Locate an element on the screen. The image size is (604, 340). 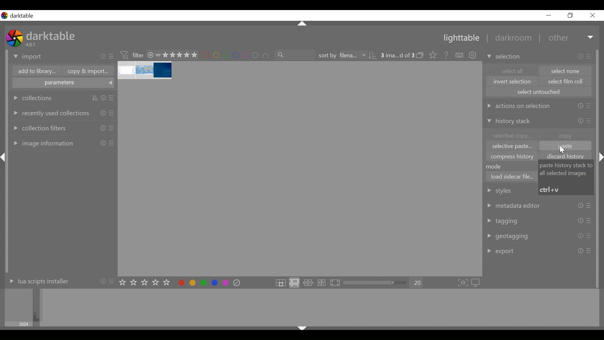
discard history is located at coordinates (568, 156).